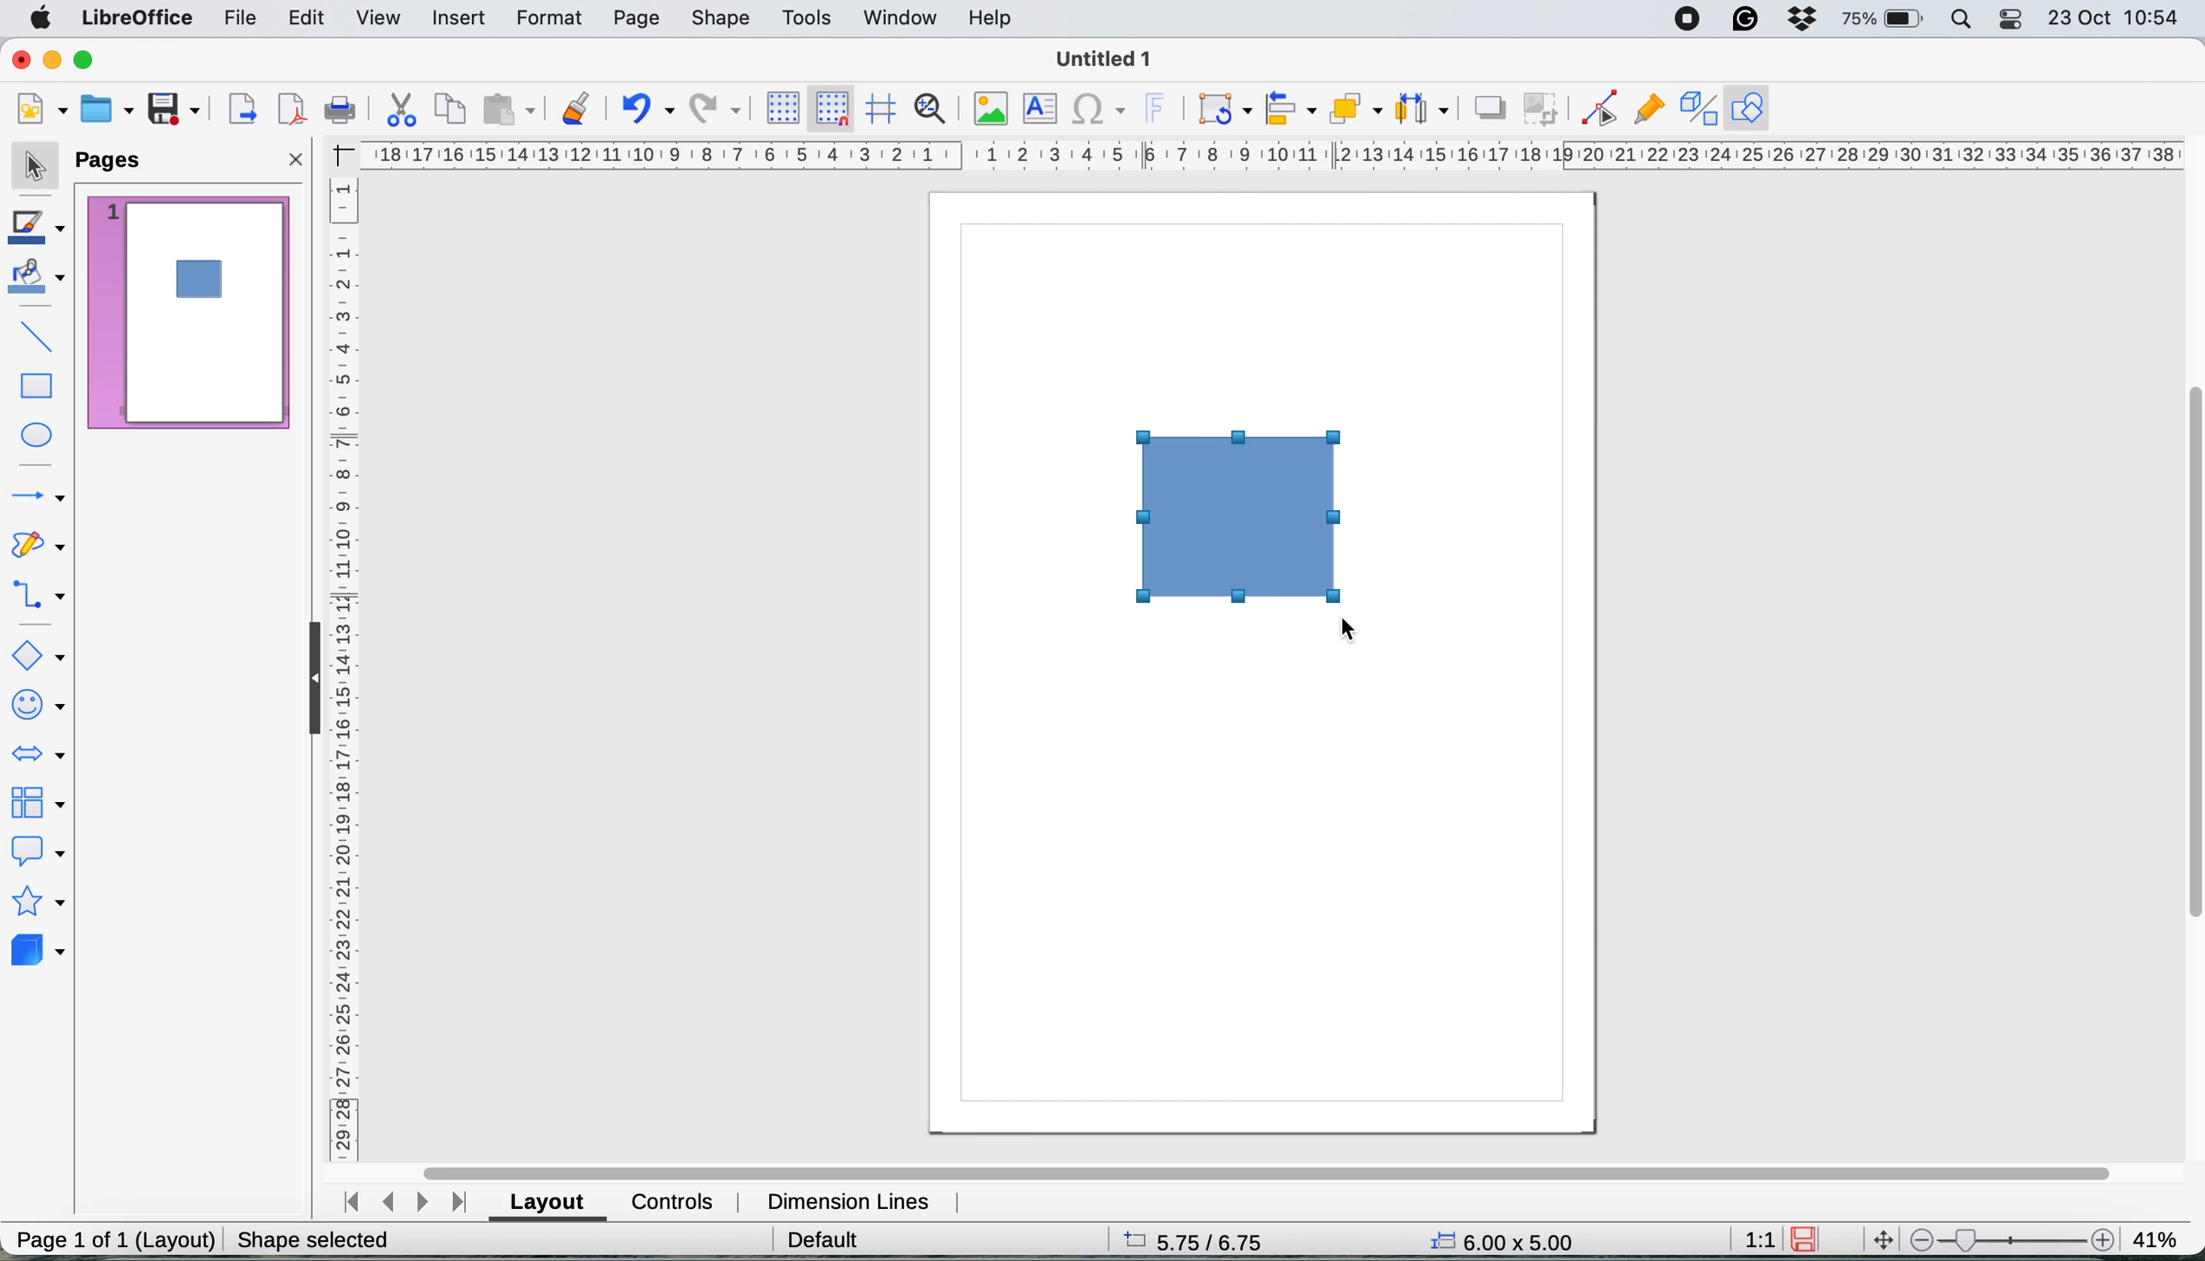  I want to click on resize shape, so click(305, 1238).